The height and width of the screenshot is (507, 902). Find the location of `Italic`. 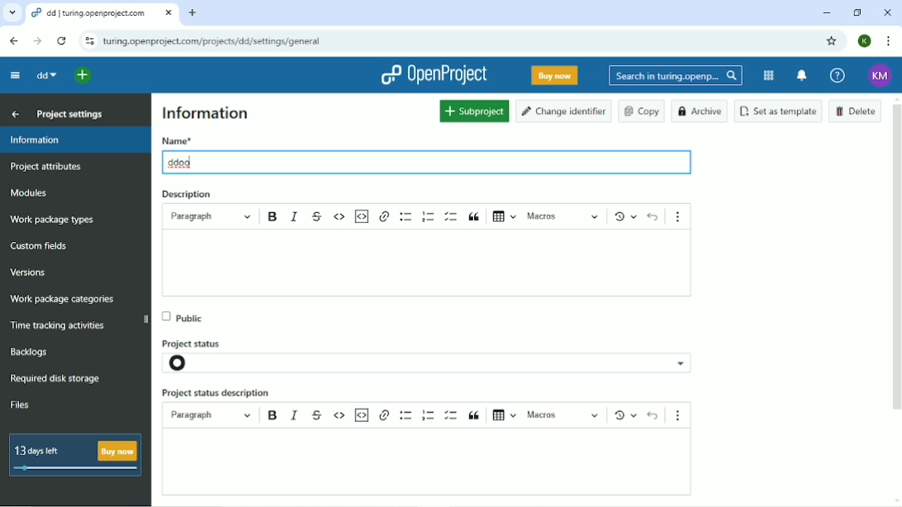

Italic is located at coordinates (295, 217).